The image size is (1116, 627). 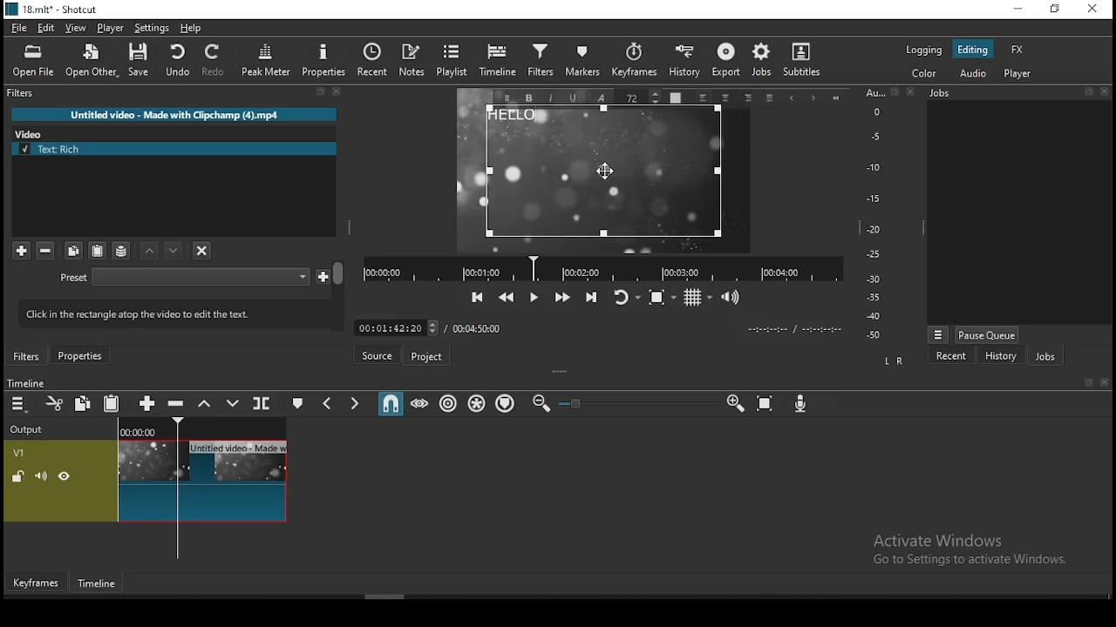 What do you see at coordinates (564, 296) in the screenshot?
I see `play quickly forwards` at bounding box center [564, 296].